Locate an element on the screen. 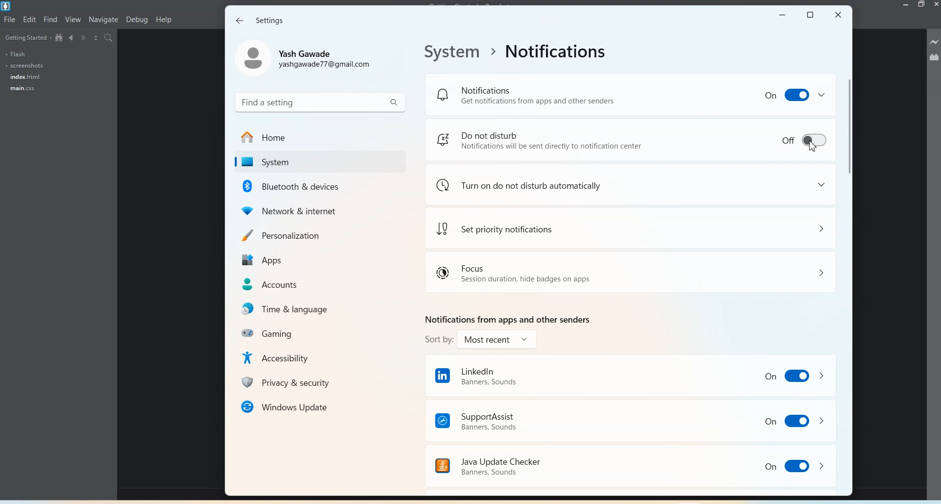 This screenshot has width=941, height=504. Edit is located at coordinates (29, 20).